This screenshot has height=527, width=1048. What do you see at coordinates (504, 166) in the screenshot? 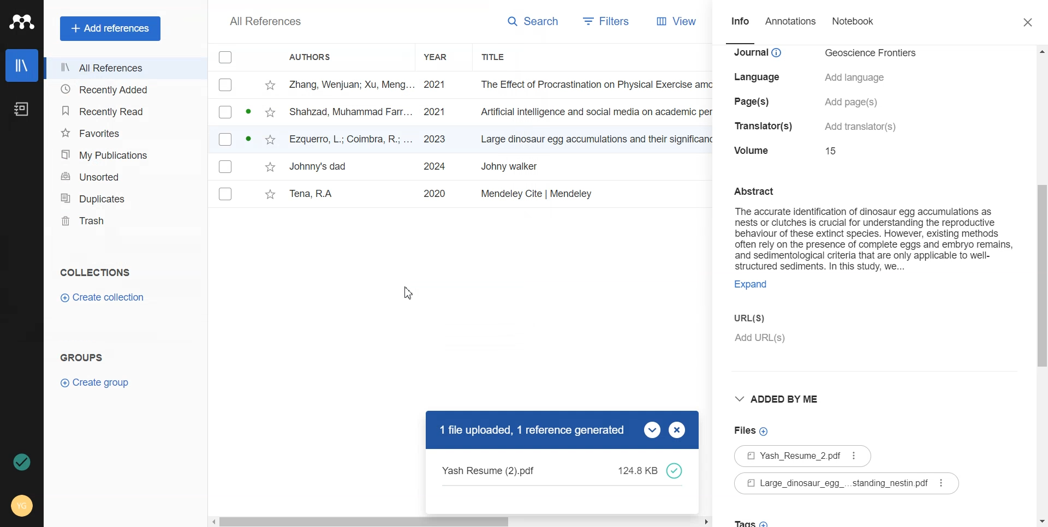
I see `File` at bounding box center [504, 166].